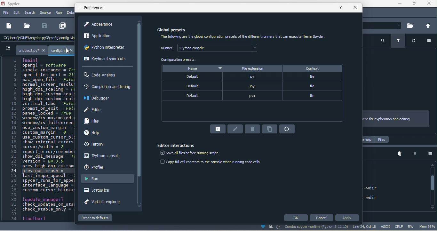  Describe the element at coordinates (29, 12) in the screenshot. I see `` at that location.